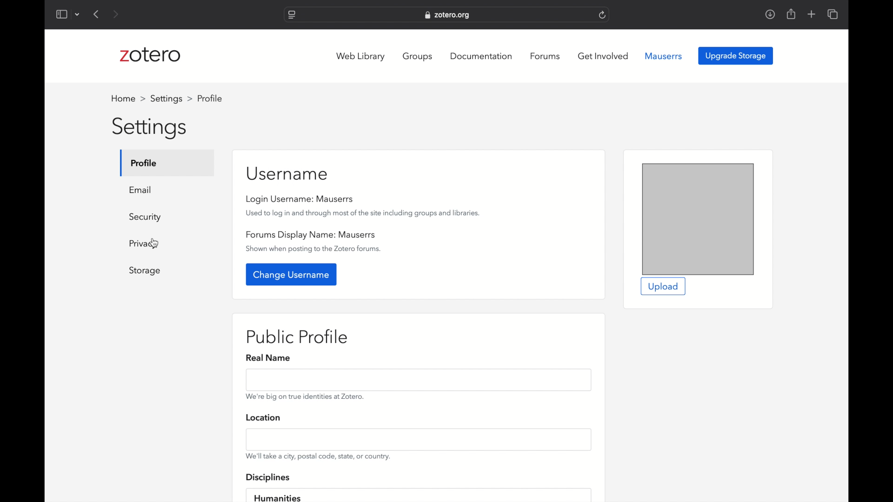 Image resolution: width=893 pixels, height=502 pixels. What do you see at coordinates (291, 15) in the screenshot?
I see `website settings` at bounding box center [291, 15].